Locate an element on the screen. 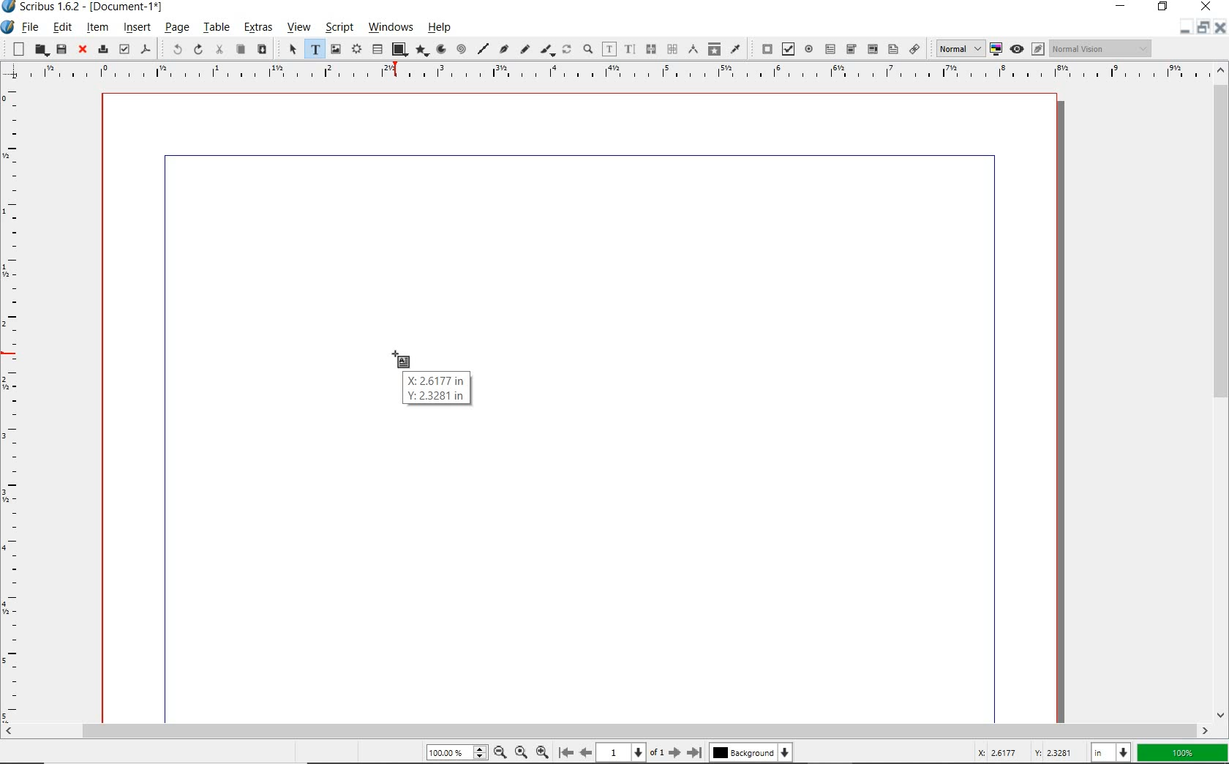 The height and width of the screenshot is (764, 1229). pdf push button is located at coordinates (763, 48).